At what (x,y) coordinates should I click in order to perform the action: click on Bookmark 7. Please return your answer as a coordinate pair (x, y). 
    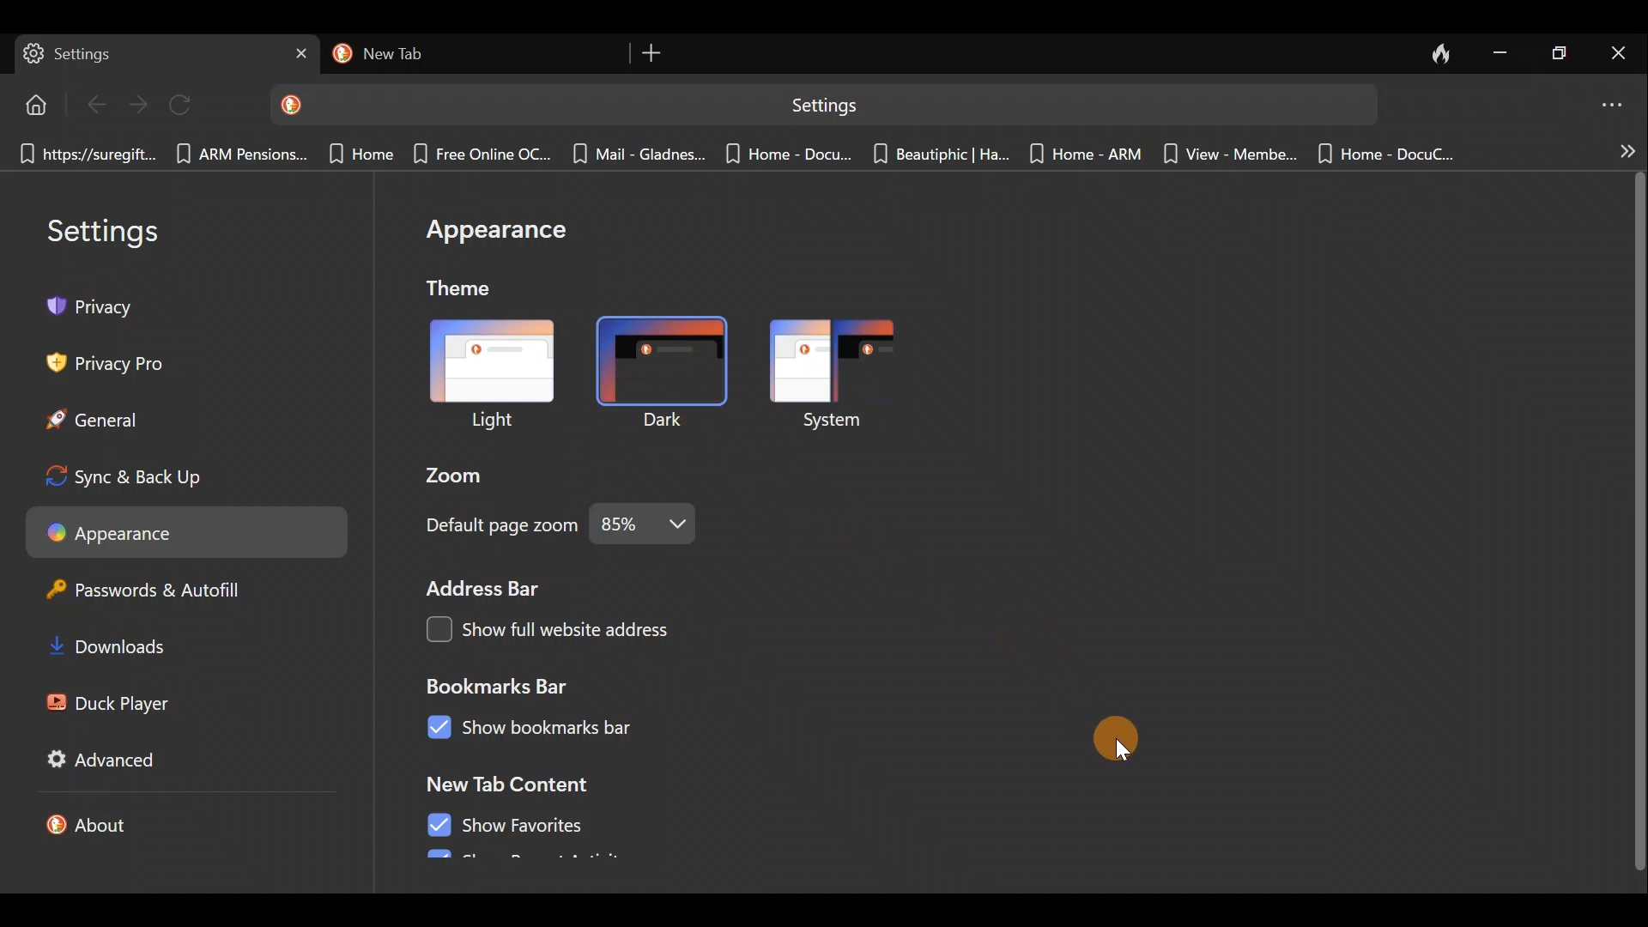
    Looking at the image, I should click on (939, 155).